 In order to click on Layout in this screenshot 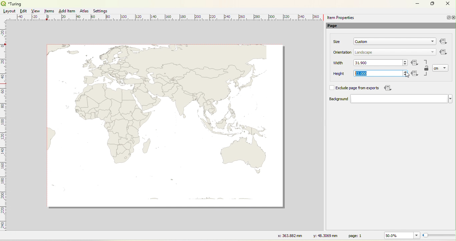, I will do `click(9, 11)`.